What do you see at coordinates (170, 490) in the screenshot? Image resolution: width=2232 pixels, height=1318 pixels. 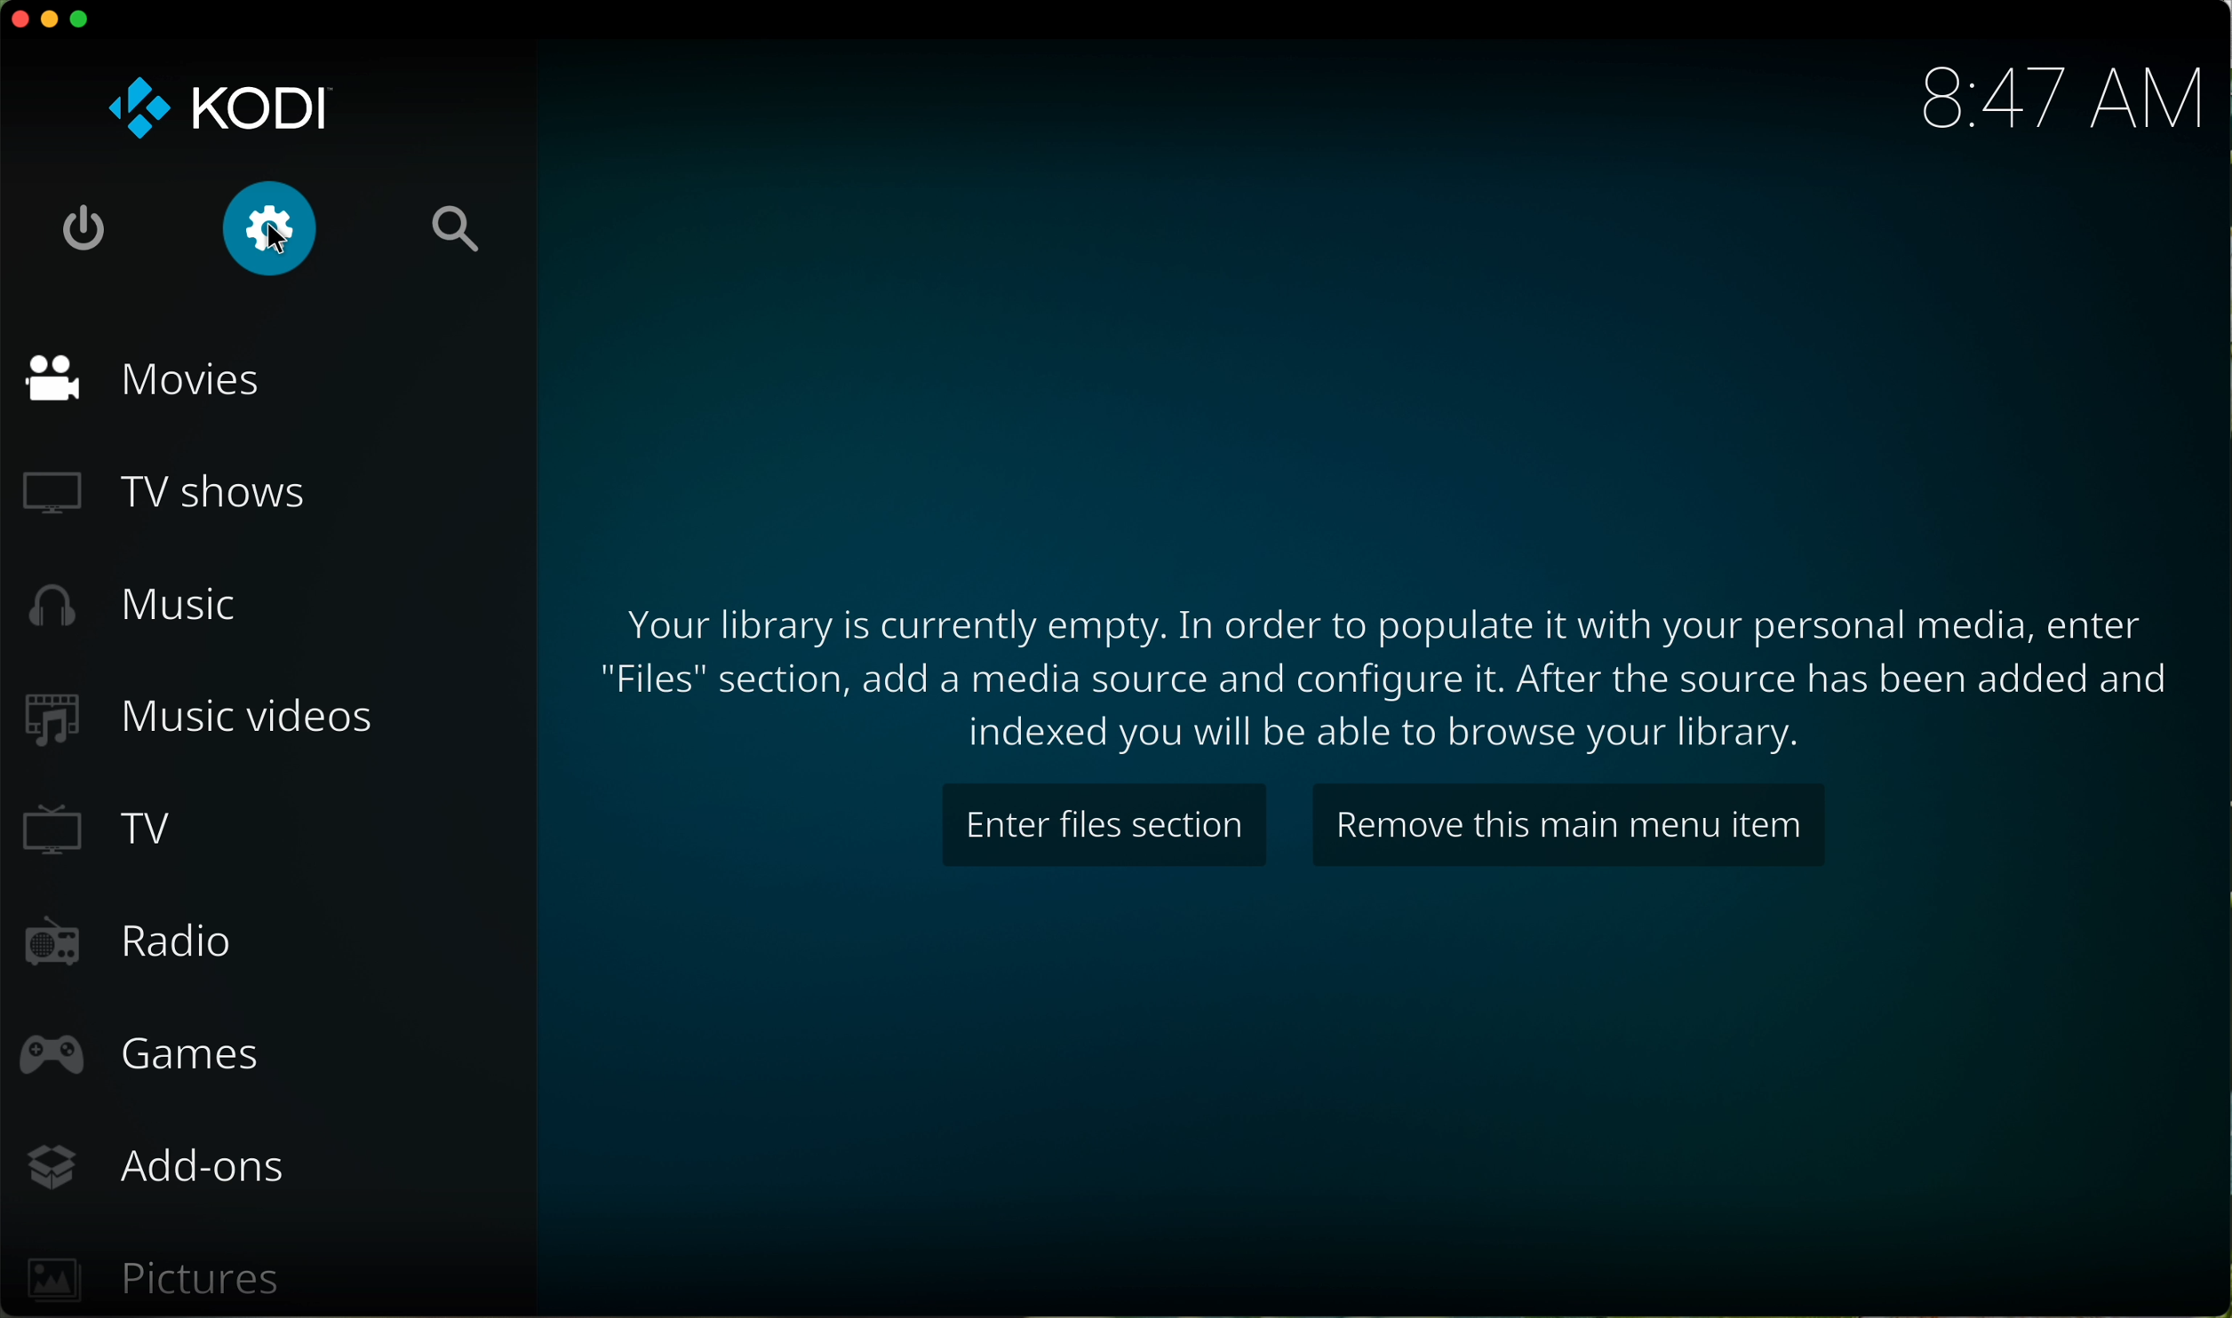 I see `TV shows` at bounding box center [170, 490].